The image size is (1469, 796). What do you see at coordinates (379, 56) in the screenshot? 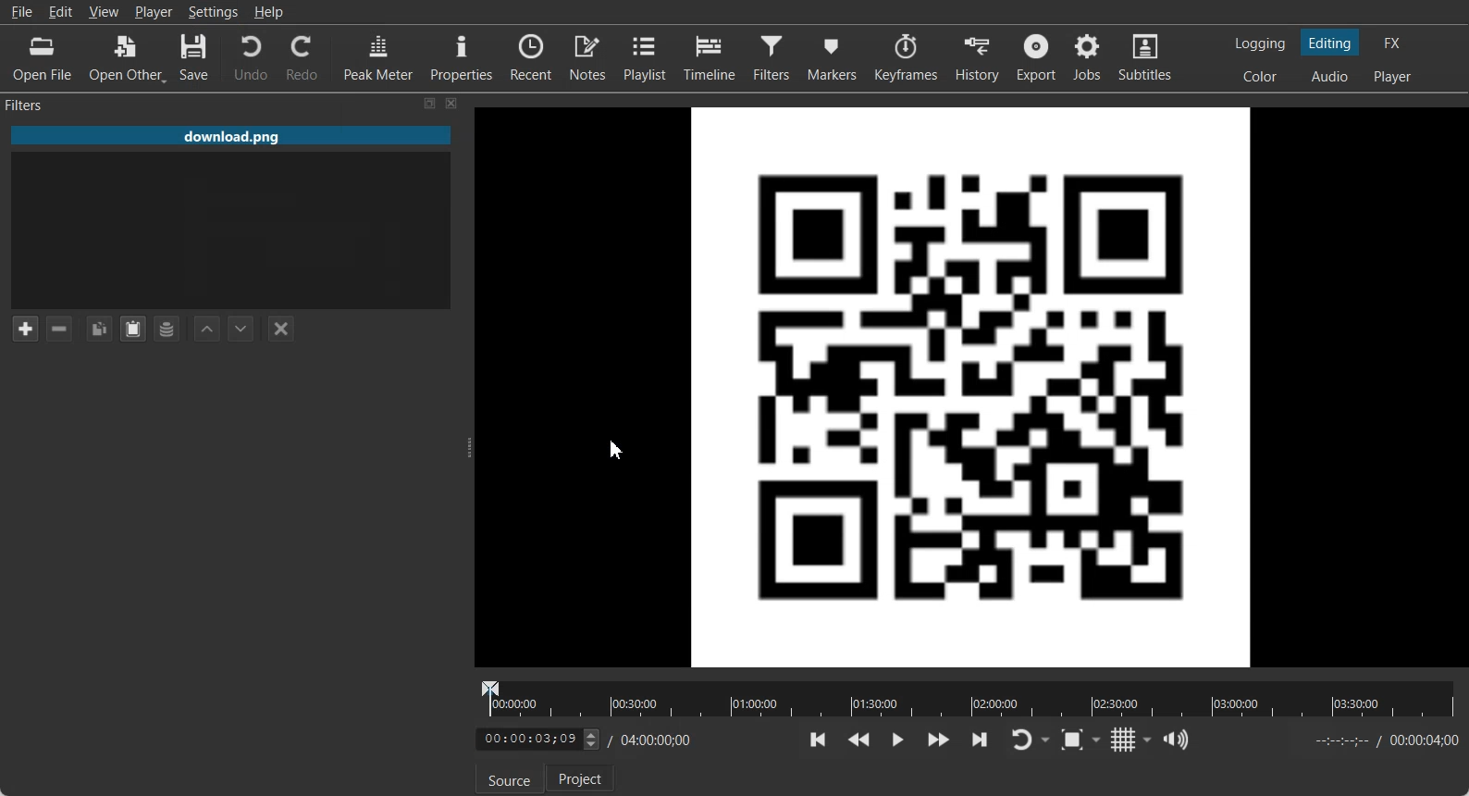
I see `Peak Meter` at bounding box center [379, 56].